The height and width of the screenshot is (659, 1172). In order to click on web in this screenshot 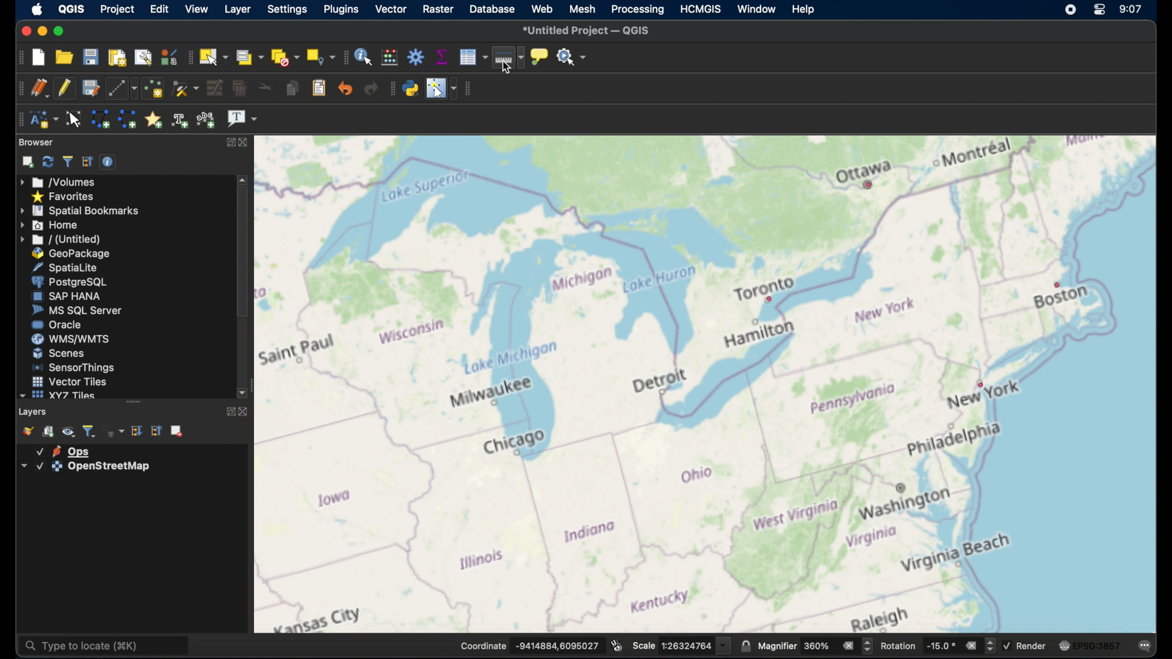, I will do `click(542, 10)`.